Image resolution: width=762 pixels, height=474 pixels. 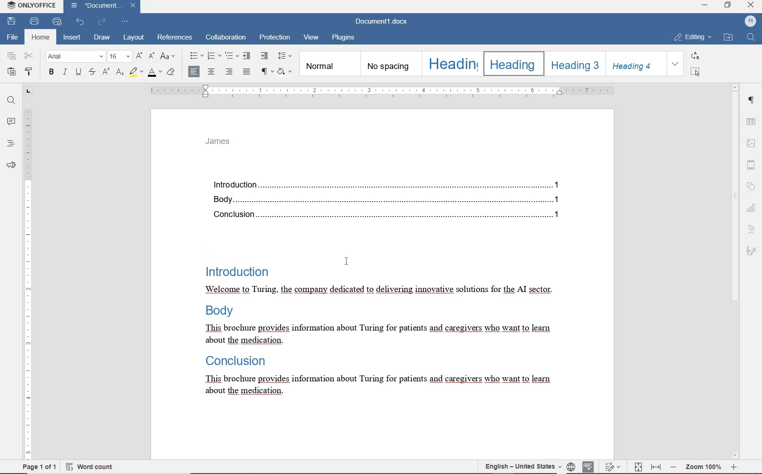 I want to click on CURSOR AFTER CHANGING DOCUMENT LANGUAGE, so click(x=346, y=262).